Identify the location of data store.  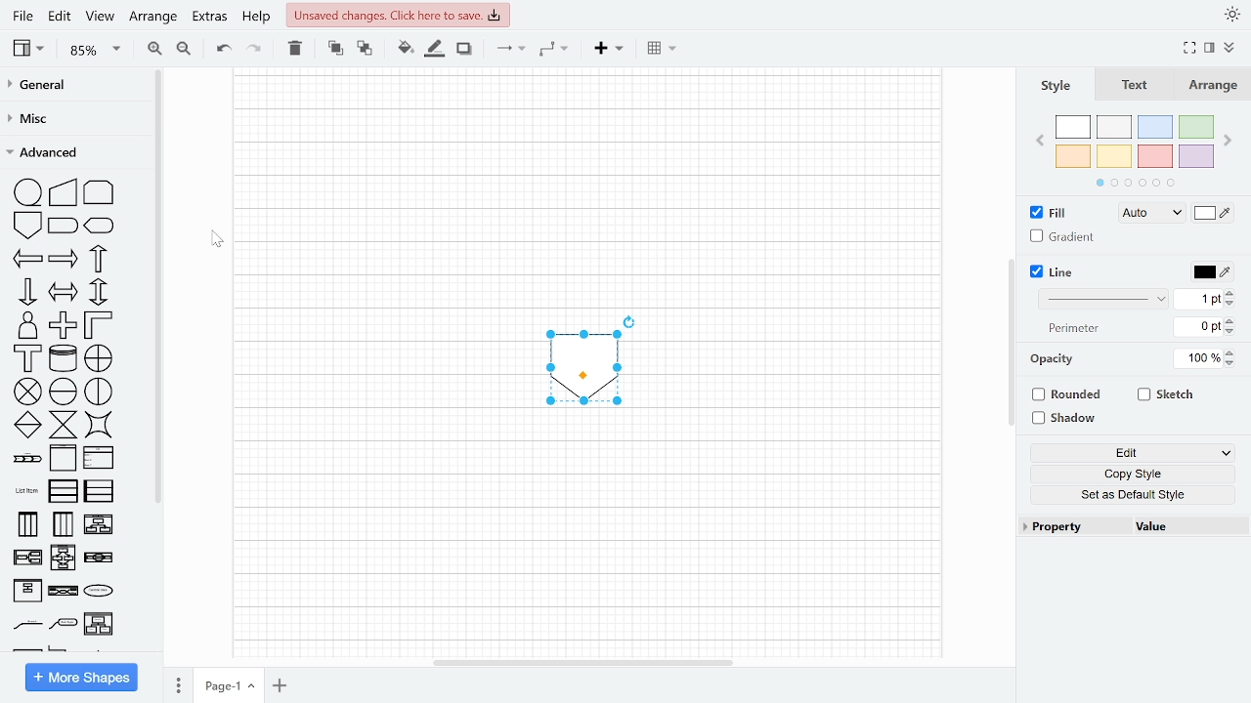
(65, 358).